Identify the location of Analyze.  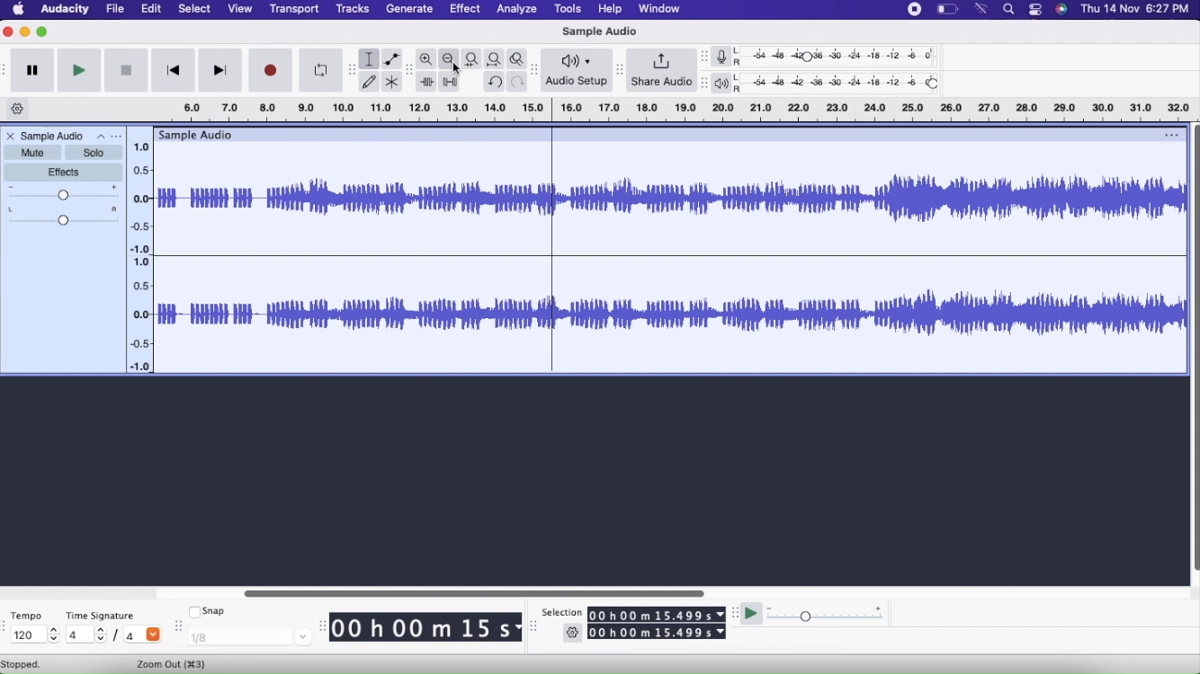
(515, 10).